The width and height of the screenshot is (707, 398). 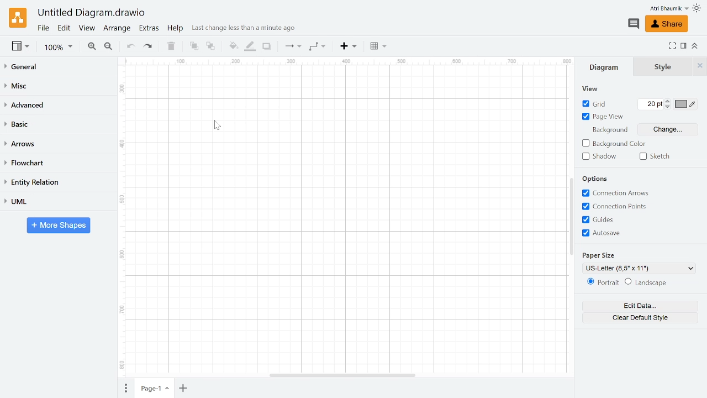 I want to click on Style, so click(x=664, y=67).